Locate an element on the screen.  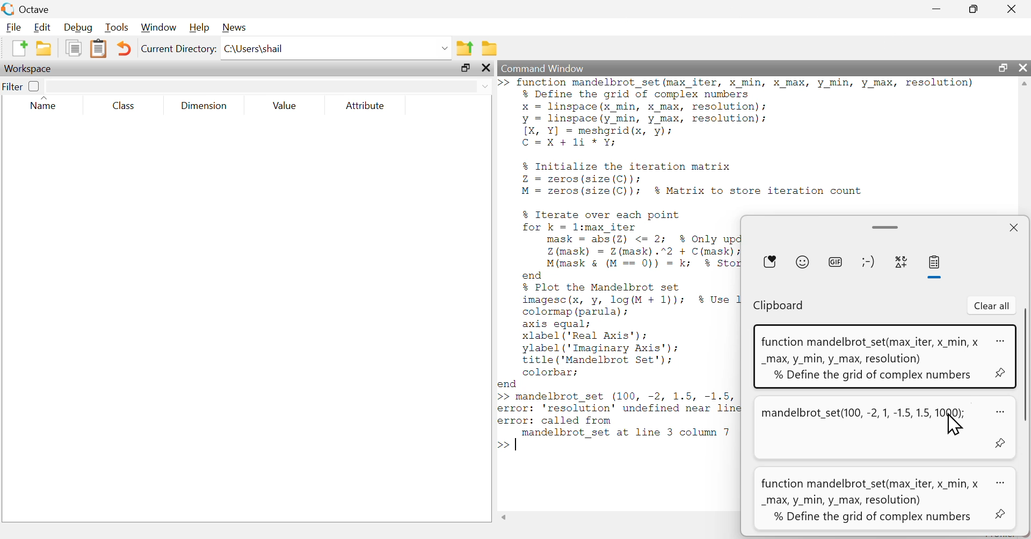
News is located at coordinates (234, 28).